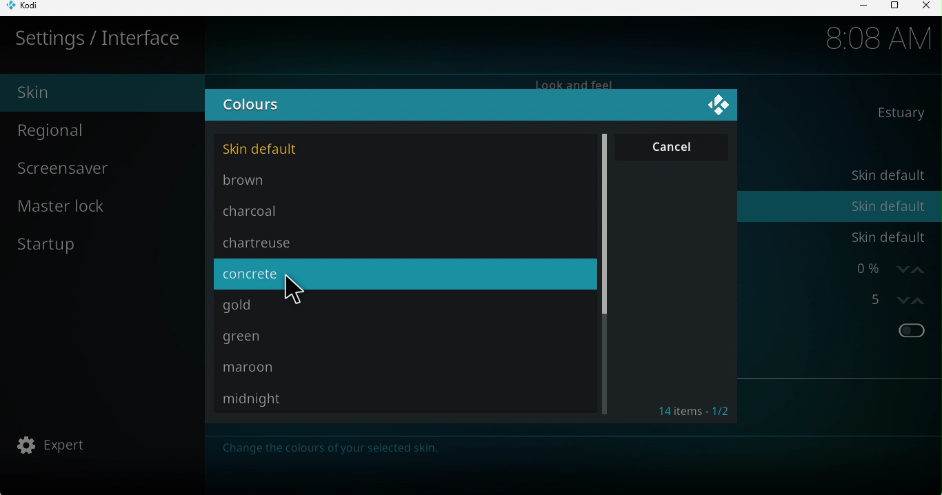  Describe the element at coordinates (714, 102) in the screenshot. I see `Close` at that location.